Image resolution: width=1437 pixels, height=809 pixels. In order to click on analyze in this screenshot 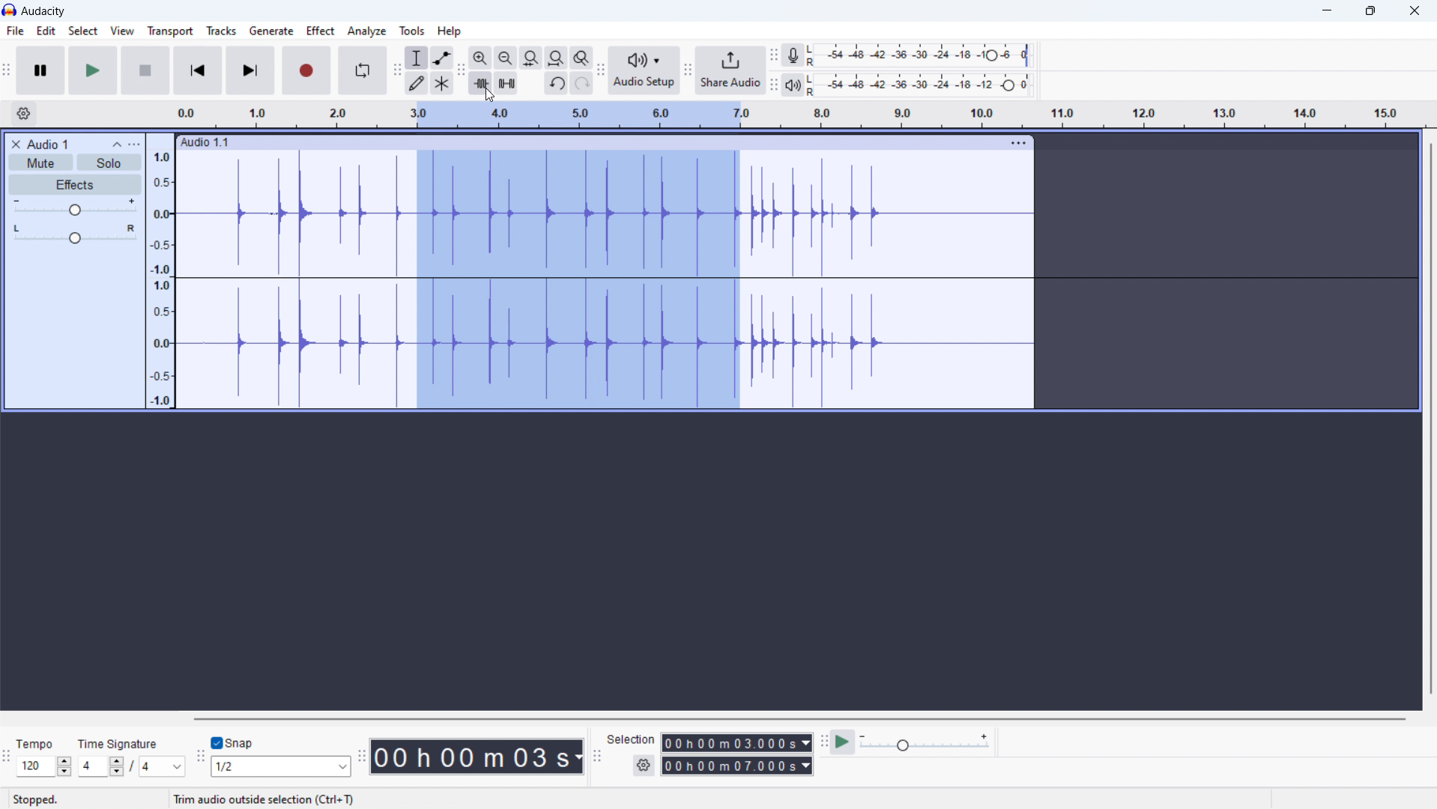, I will do `click(367, 31)`.